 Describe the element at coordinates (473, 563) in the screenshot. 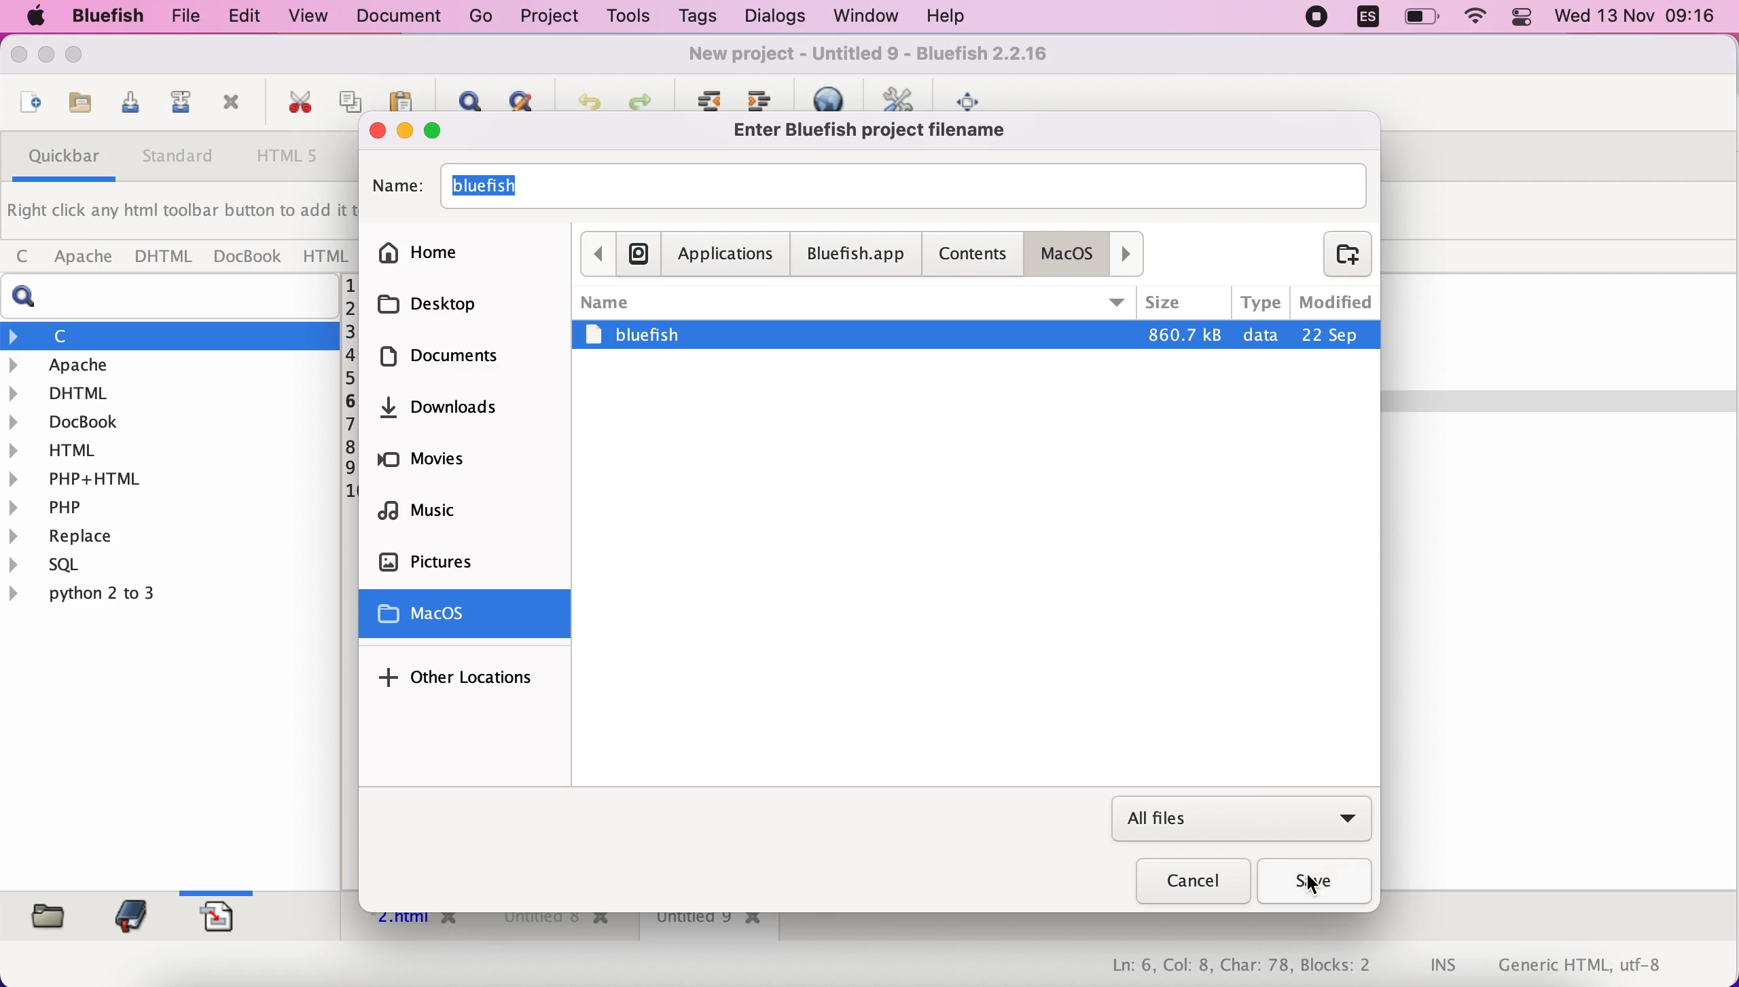

I see `pictures` at that location.